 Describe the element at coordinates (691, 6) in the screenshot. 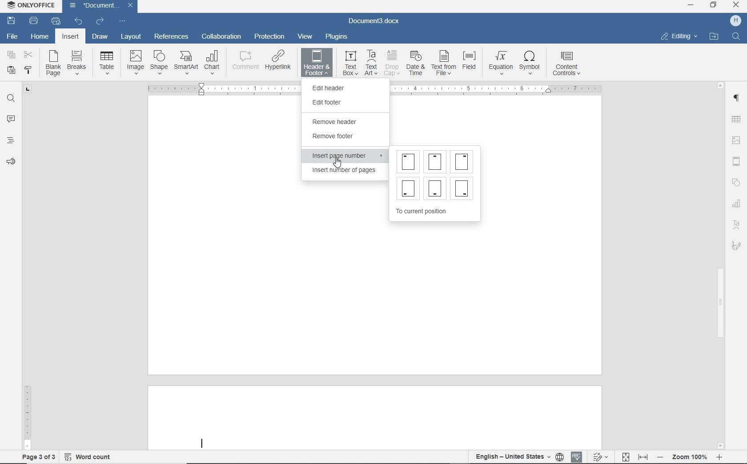

I see `MINIMIZE` at that location.